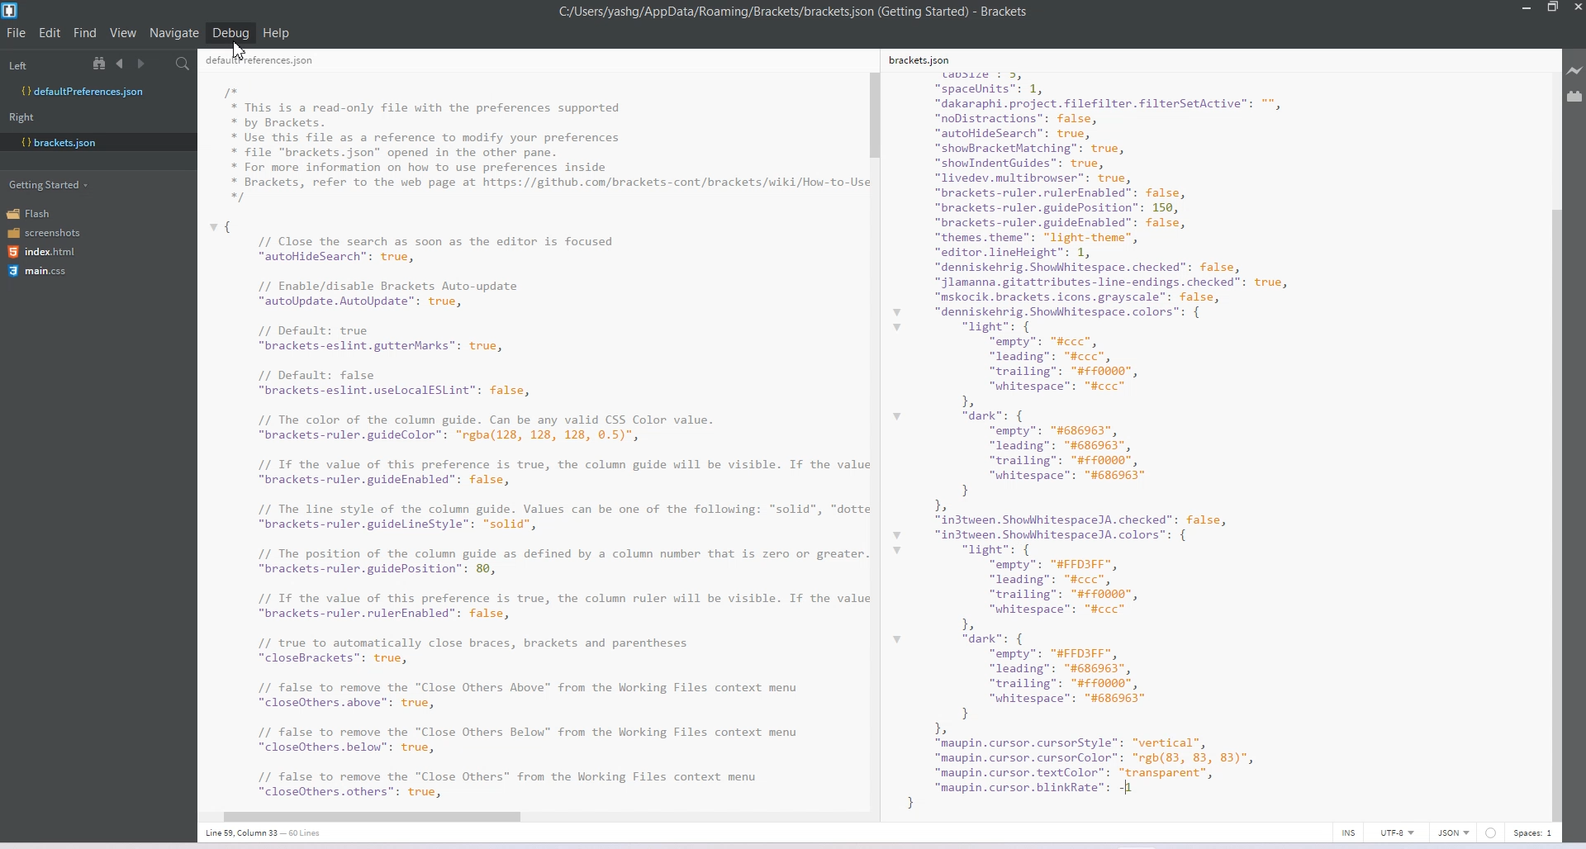  What do you see at coordinates (1128, 430) in the screenshot?
I see `kets. son
size : 3,
“spacelnits": 1,
“dakaraphi.project. filefilter. filterSetActive”: "*,
“noDistractions”: false,
“autohideSearch”: true,
“showBracketMatching”: true,
“showIndentGuides”: true,
“livedev.multibrowser”: true,
“brackets-ruler.rulerEnabled": false,
“brackets-ruler.guidePosition”: 150,
“brackets-ruler.guideEnabled": false,
“themes theme": "light-theme",
“editor. lineHeight": 1,
“denniskehrig. Showhhitespace. checked": false,
“jlamanna.gitattributes-line-endings. checked": true,
“mskocik.brackets.icons.grayscale": false,
“denniskehrig. Showhitespace. colors”: {
“light”: {
“empty”: "#ccc”,
“leading”: "#ccc”,
“trailing”: "#0000",
“whitespace”: "#ccc”
b
“dark”: {
“empty”: "#686963",
["leading”: "#686963",
“trailing”: "#0000",
“whitespace”: "#686963"
}
Ia
“in3tween. ShowhhitespaceJA. checked": false,
“in3tween. ShowhhitespaceJA. colors”: {
“light”: {
“empty”: "#FFDIFF",
“leading”: "#ccc”,
“trailing”: "#0000",
“whitespace”: "#ccc”
bh
“dark”: {
“empty”: "#FFDIFF",
“leading”: "#686963",
“trailing”: "#0000",
“whitespace”: "#686963"
}
b
“maupin. cursor. cursorStyle”: “vertical”,
“maupin. cursor. cursorColor™: "rgh(83, 83, 83)",
“maupin.cursor.textColor”: “transparent”,
“maupin. cursor. blinkRate": 1000 |
:` at bounding box center [1128, 430].